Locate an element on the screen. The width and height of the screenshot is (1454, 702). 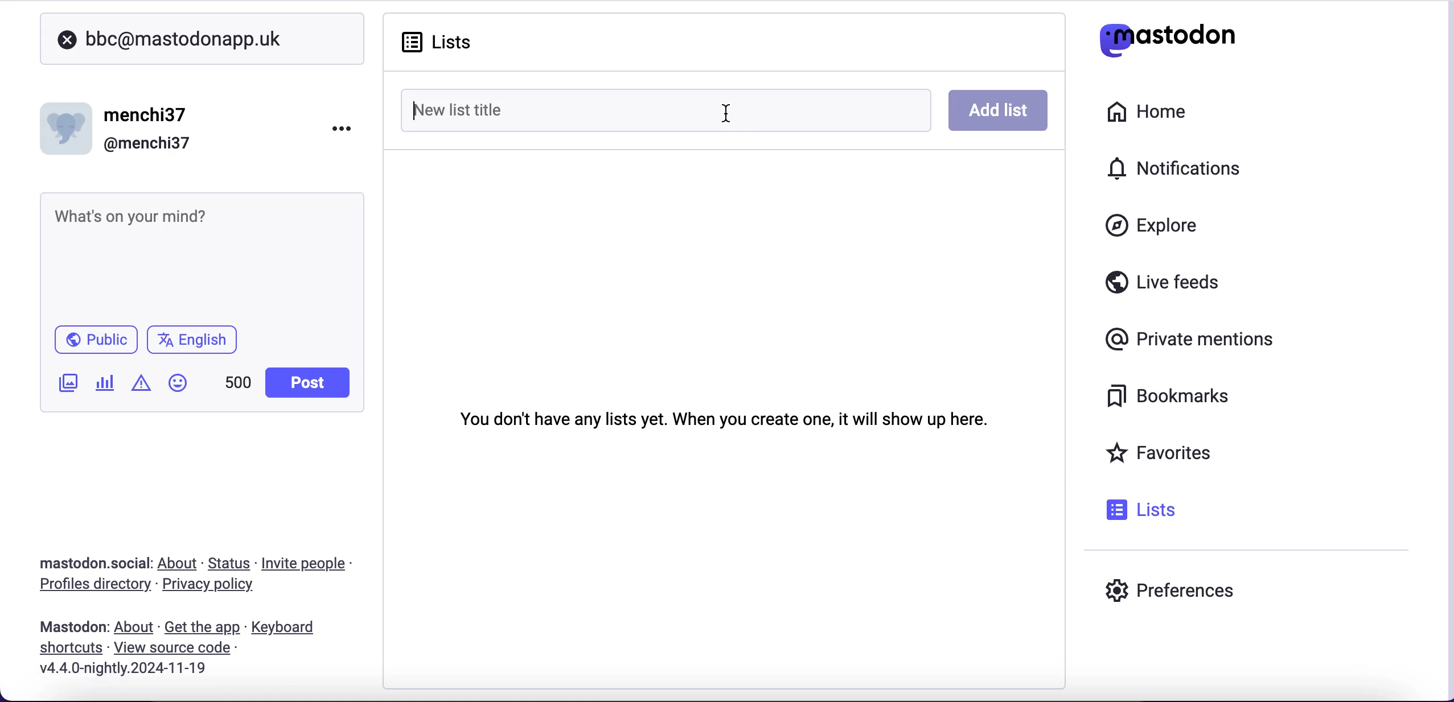
invite people is located at coordinates (310, 564).